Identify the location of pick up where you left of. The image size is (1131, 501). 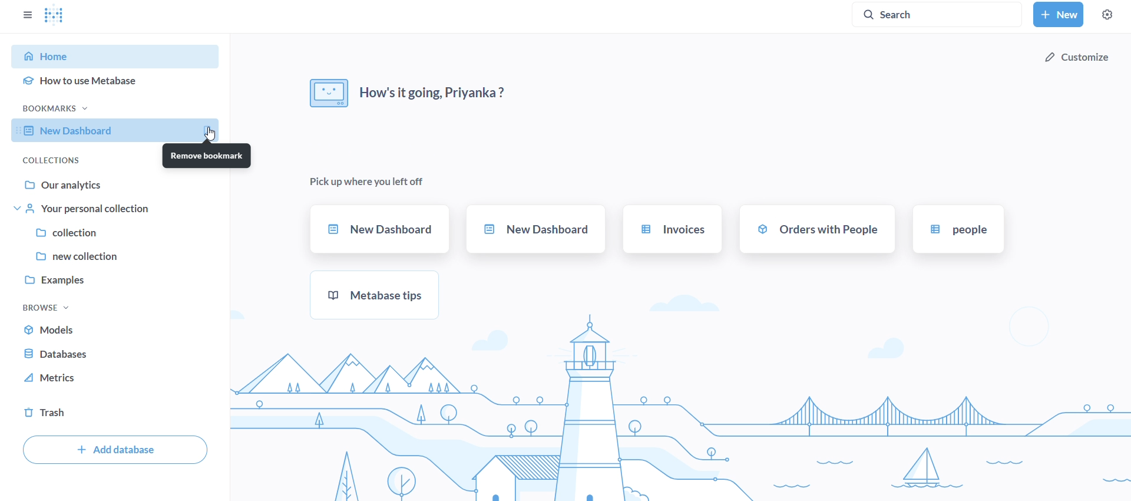
(370, 179).